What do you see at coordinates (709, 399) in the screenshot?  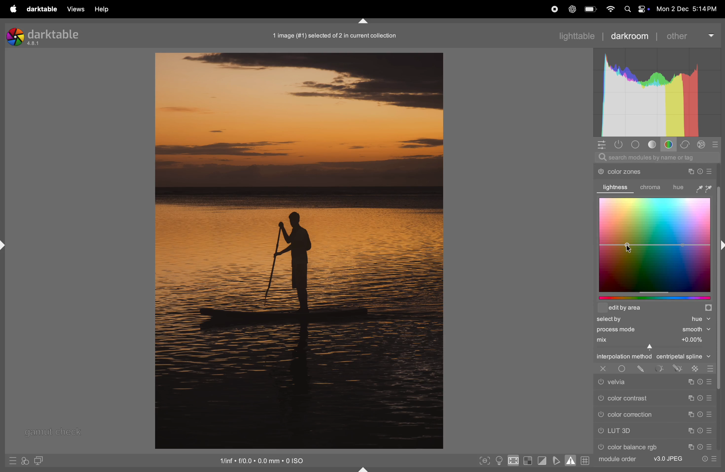 I see `preset` at bounding box center [709, 399].